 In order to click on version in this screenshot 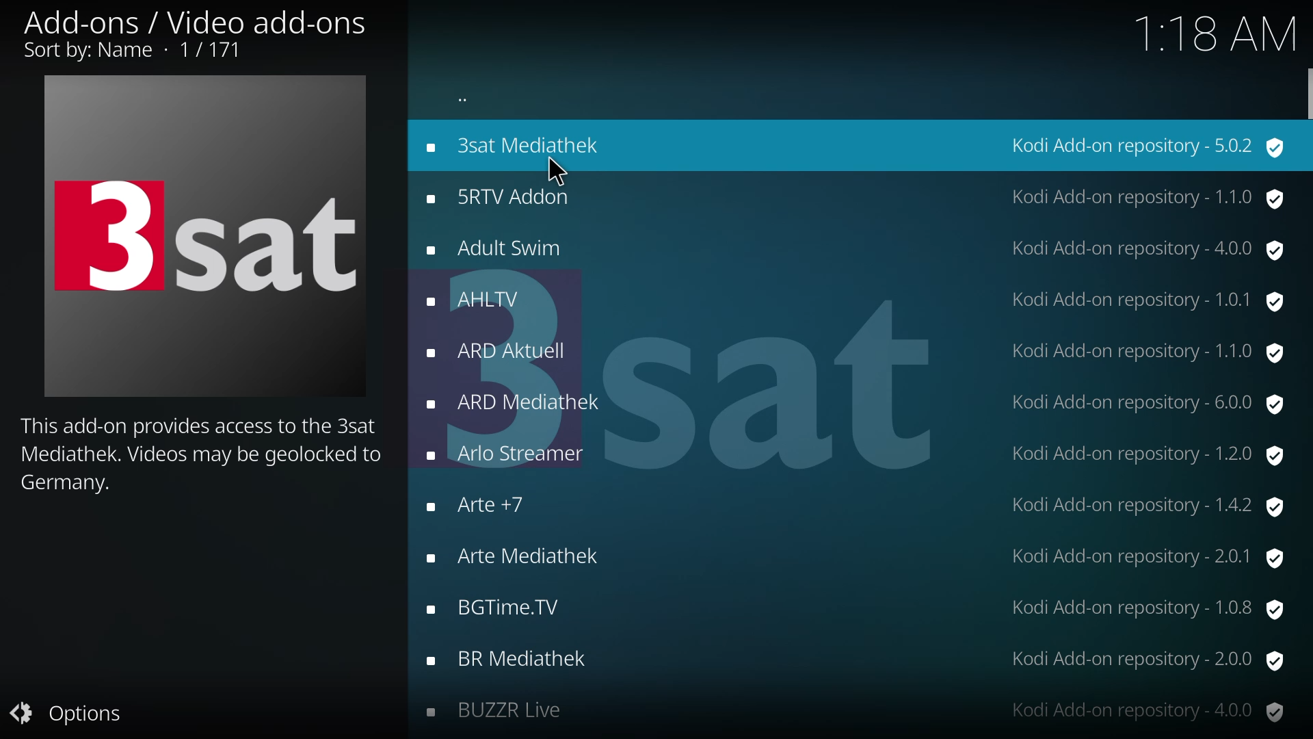, I will do `click(1145, 557)`.